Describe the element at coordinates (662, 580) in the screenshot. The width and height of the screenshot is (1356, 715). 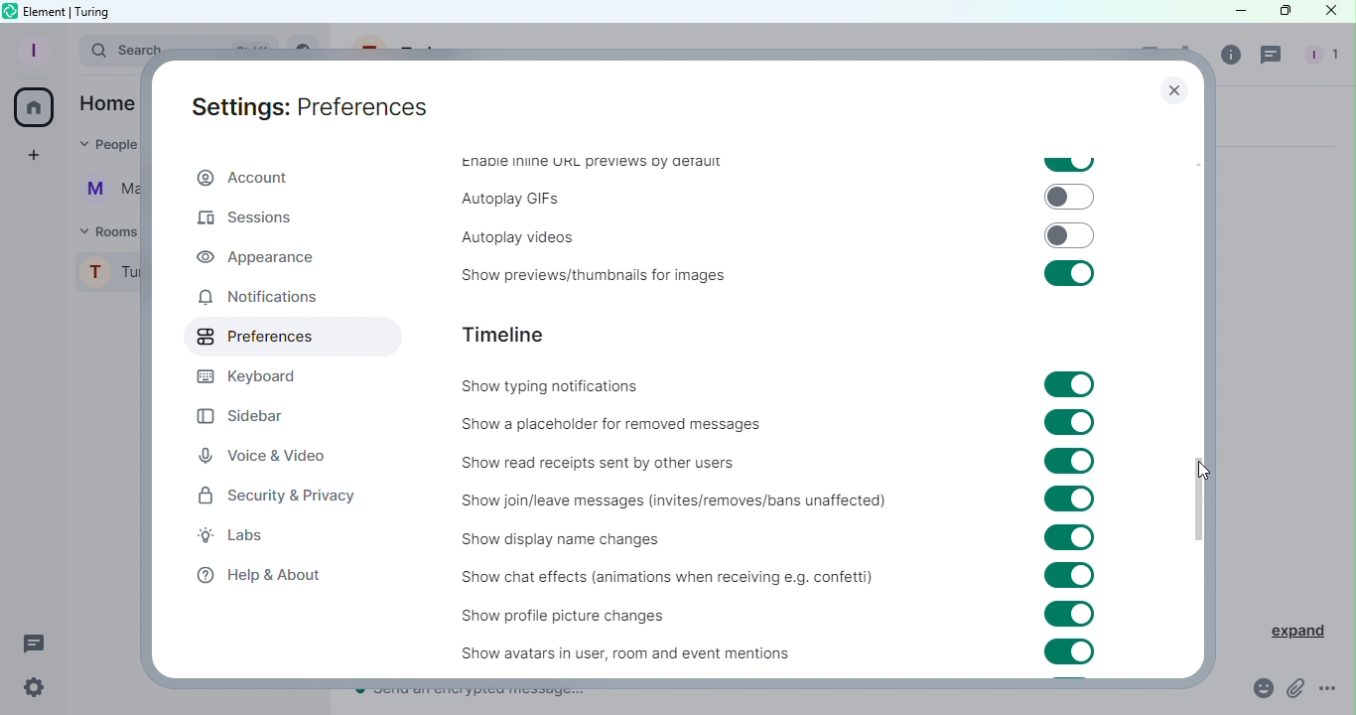
I see `Show chat effects (animations when receiving e.g. confett))` at that location.